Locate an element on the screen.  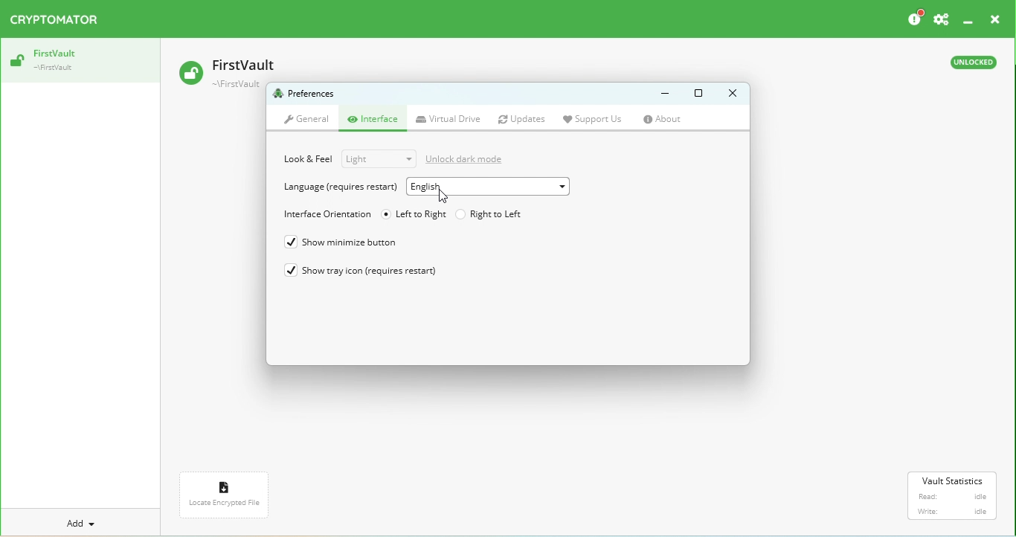
Vault is located at coordinates (232, 69).